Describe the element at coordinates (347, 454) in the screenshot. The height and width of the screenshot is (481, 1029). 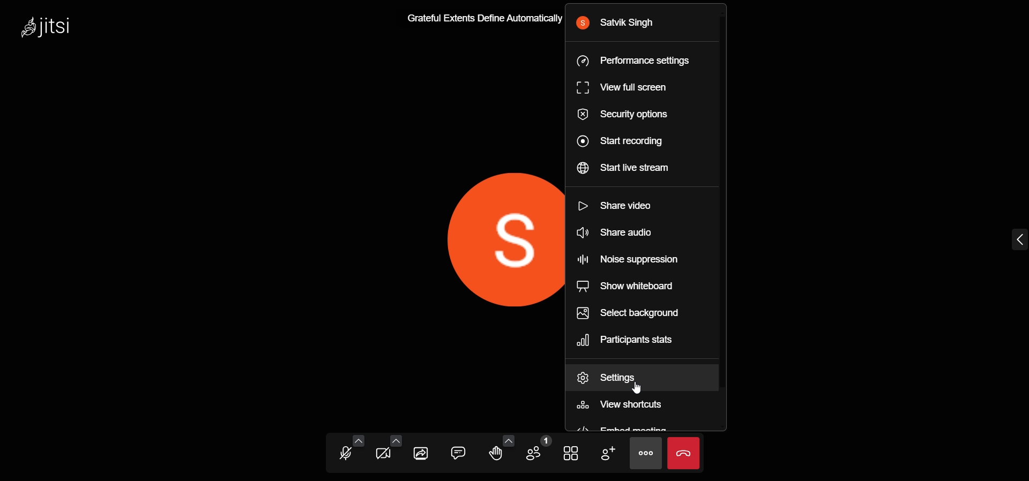
I see `microphone` at that location.